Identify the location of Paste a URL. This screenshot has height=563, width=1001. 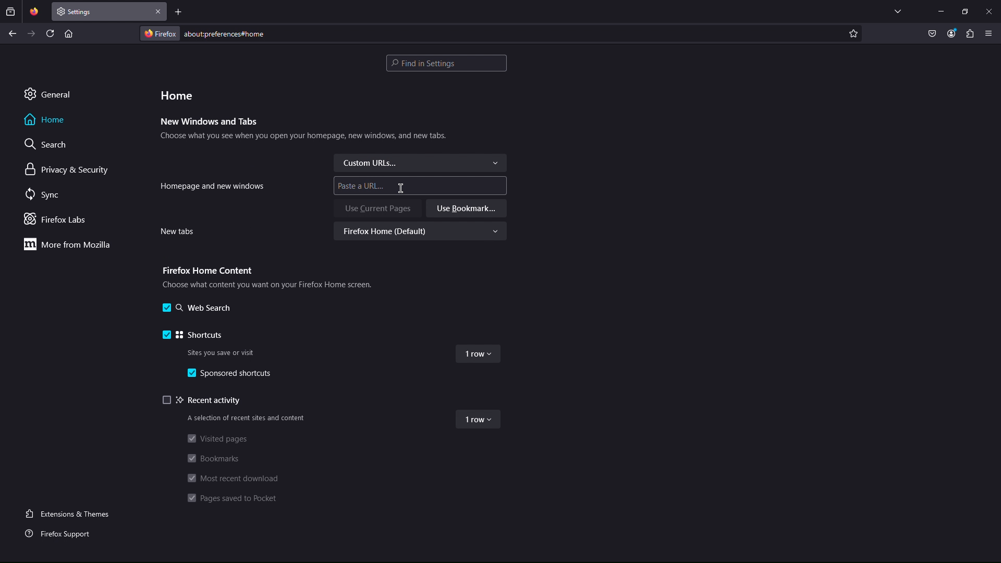
(421, 186).